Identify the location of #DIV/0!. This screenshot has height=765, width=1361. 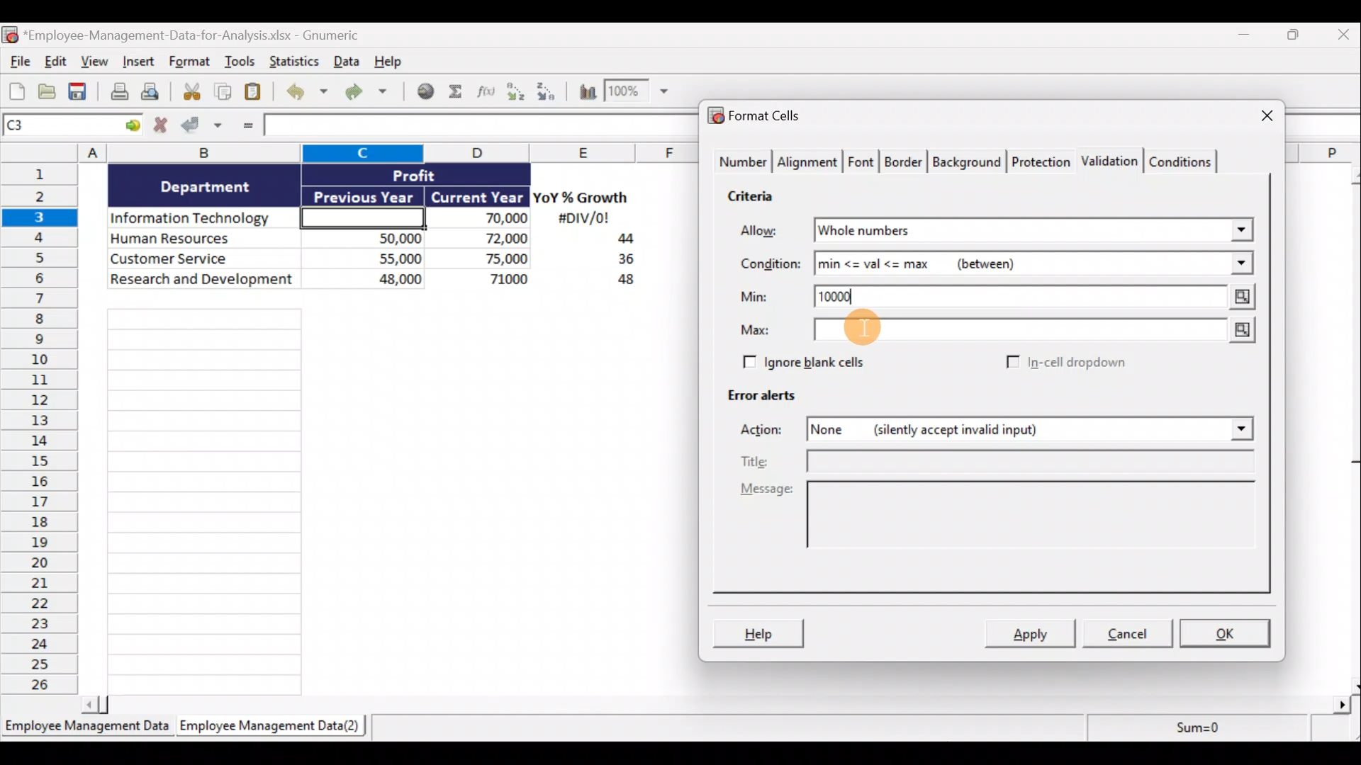
(583, 219).